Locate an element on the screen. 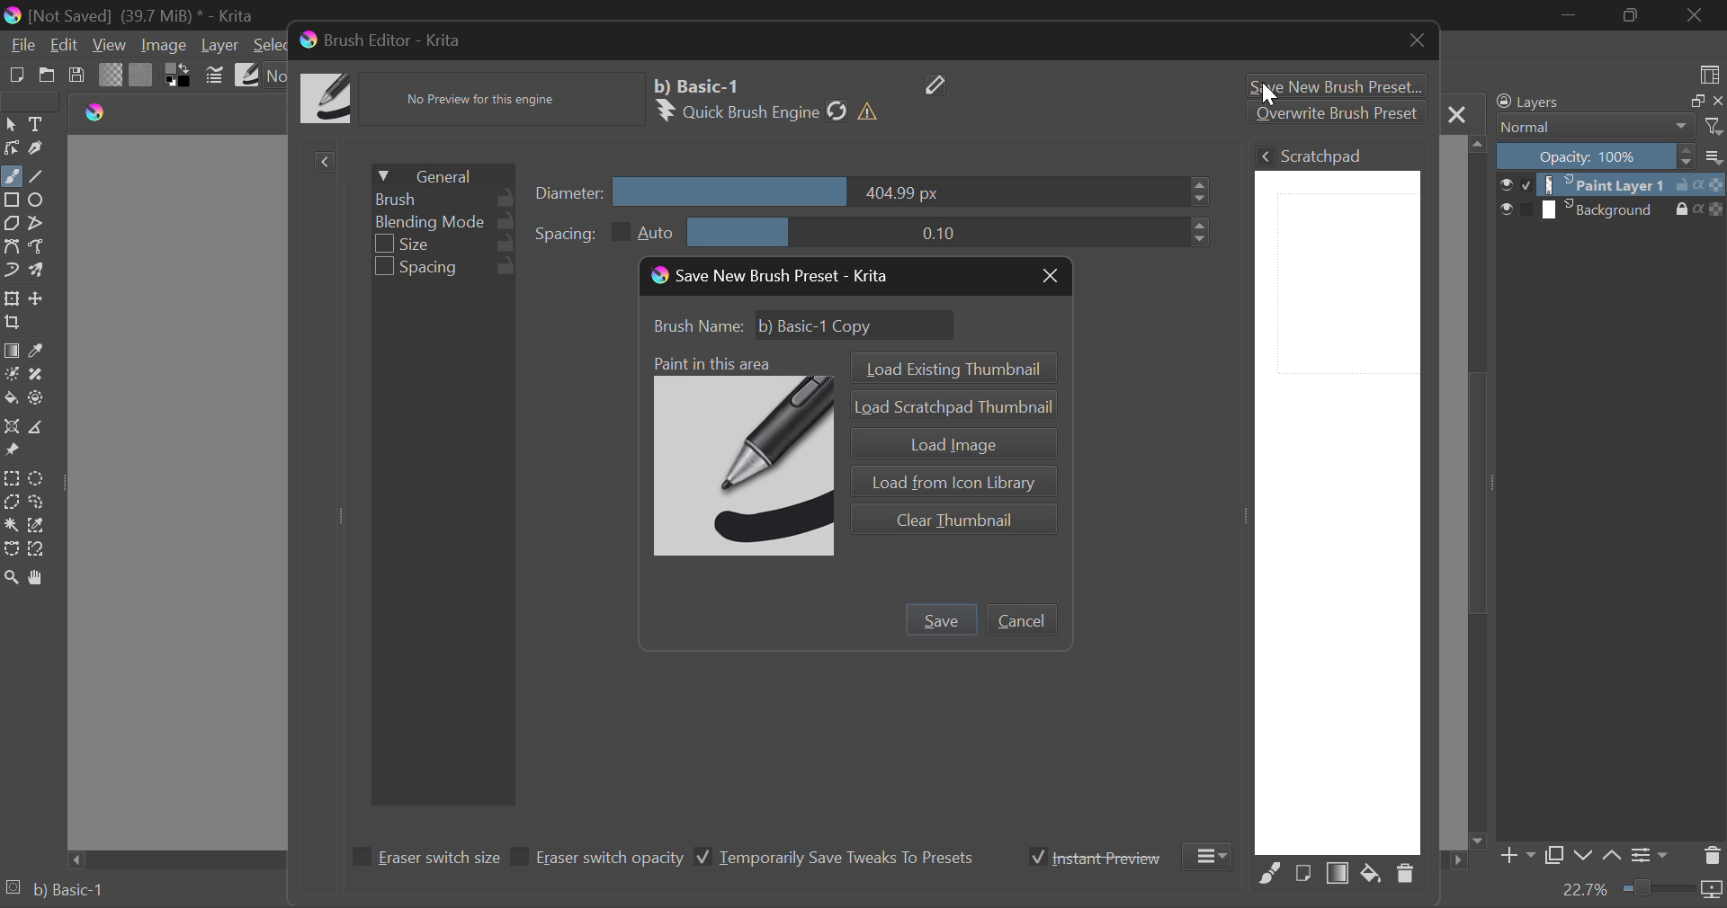 The image size is (1727, 908). Text is located at coordinates (36, 125).